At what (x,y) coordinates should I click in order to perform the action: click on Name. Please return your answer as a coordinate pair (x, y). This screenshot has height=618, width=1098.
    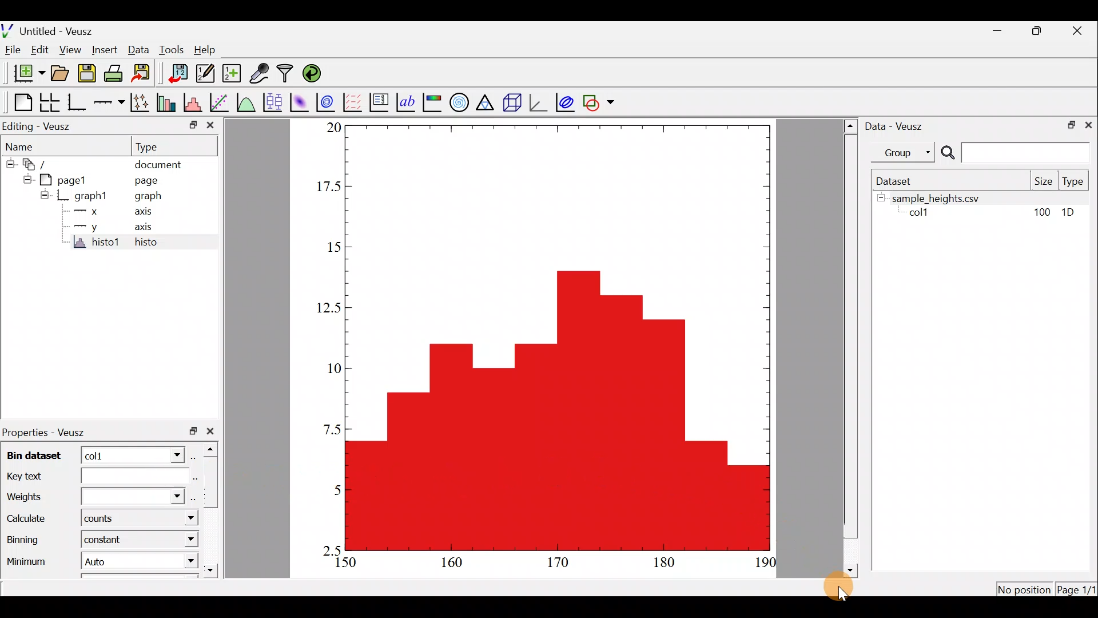
    Looking at the image, I should click on (25, 146).